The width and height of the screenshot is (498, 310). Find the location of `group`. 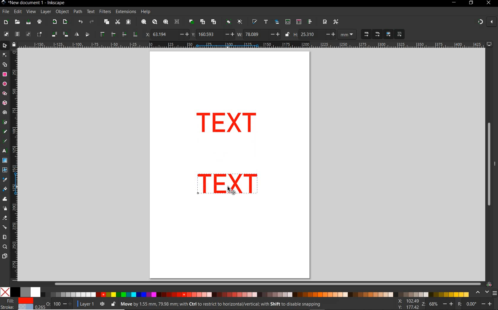

group is located at coordinates (228, 22).